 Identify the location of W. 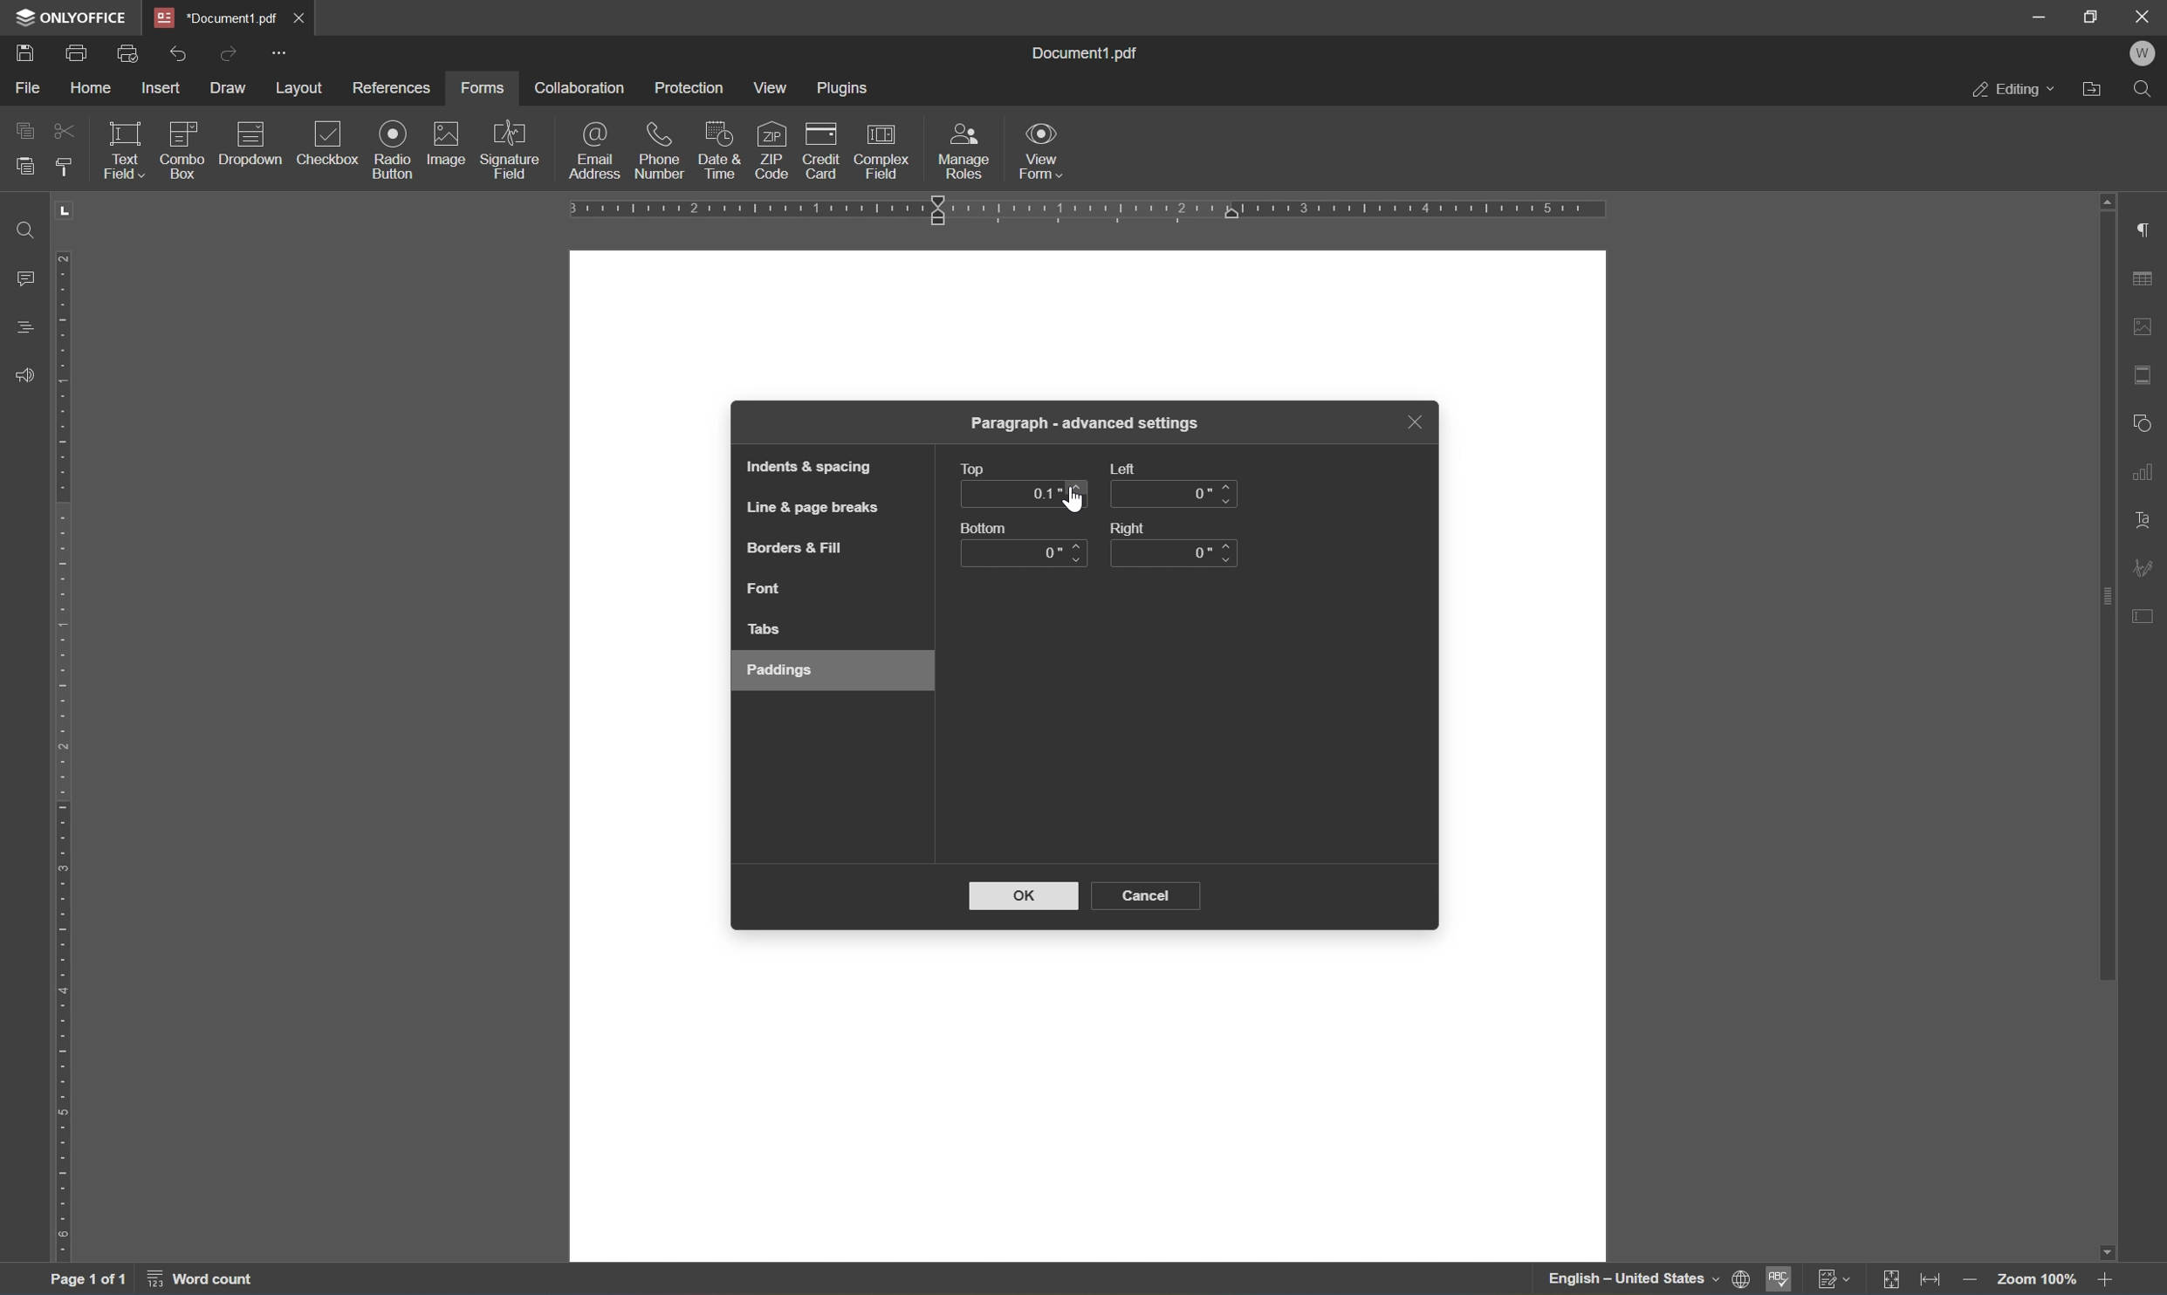
(2145, 55).